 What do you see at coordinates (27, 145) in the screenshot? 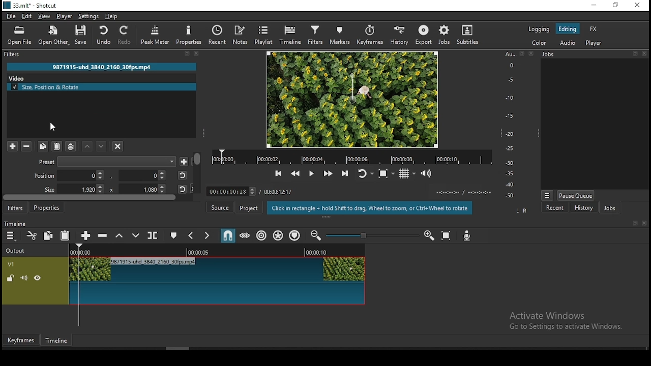
I see `remove selected filters` at bounding box center [27, 145].